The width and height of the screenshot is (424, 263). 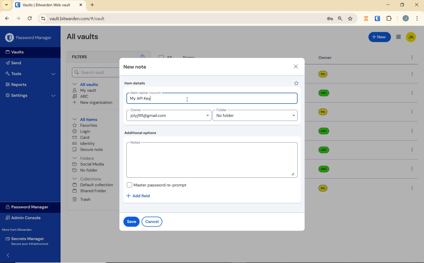 What do you see at coordinates (367, 18) in the screenshot?
I see `Jibril Extension` at bounding box center [367, 18].